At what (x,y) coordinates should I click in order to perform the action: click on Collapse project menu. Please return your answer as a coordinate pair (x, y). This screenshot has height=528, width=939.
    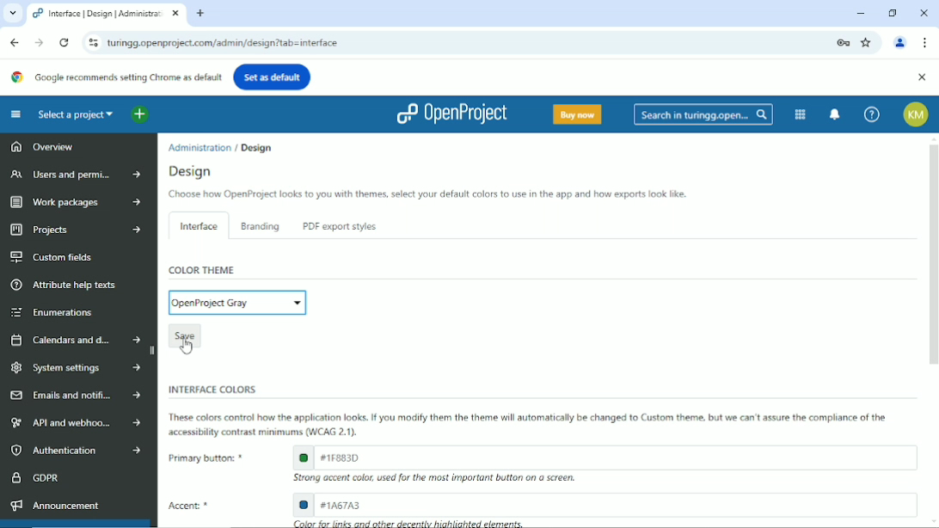
    Looking at the image, I should click on (15, 114).